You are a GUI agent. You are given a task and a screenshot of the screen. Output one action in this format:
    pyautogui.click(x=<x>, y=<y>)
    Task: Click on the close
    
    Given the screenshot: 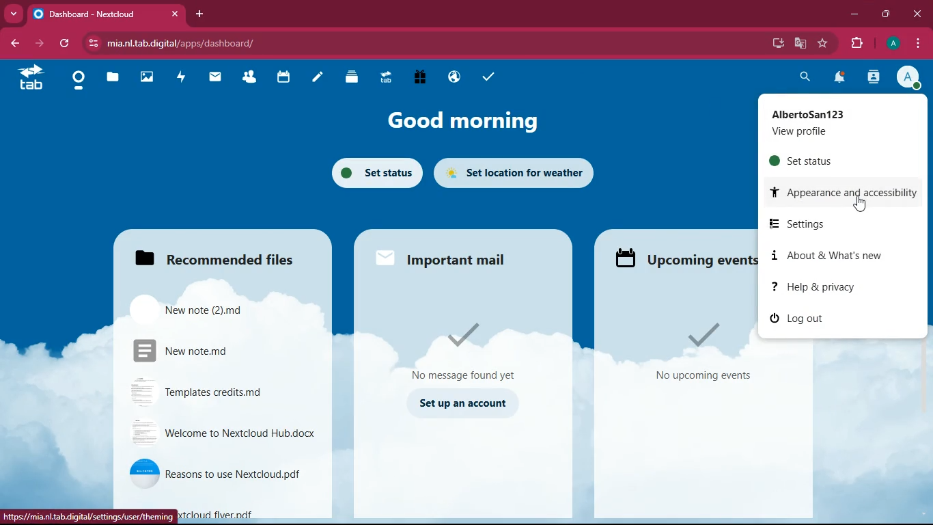 What is the action you would take?
    pyautogui.click(x=916, y=14)
    